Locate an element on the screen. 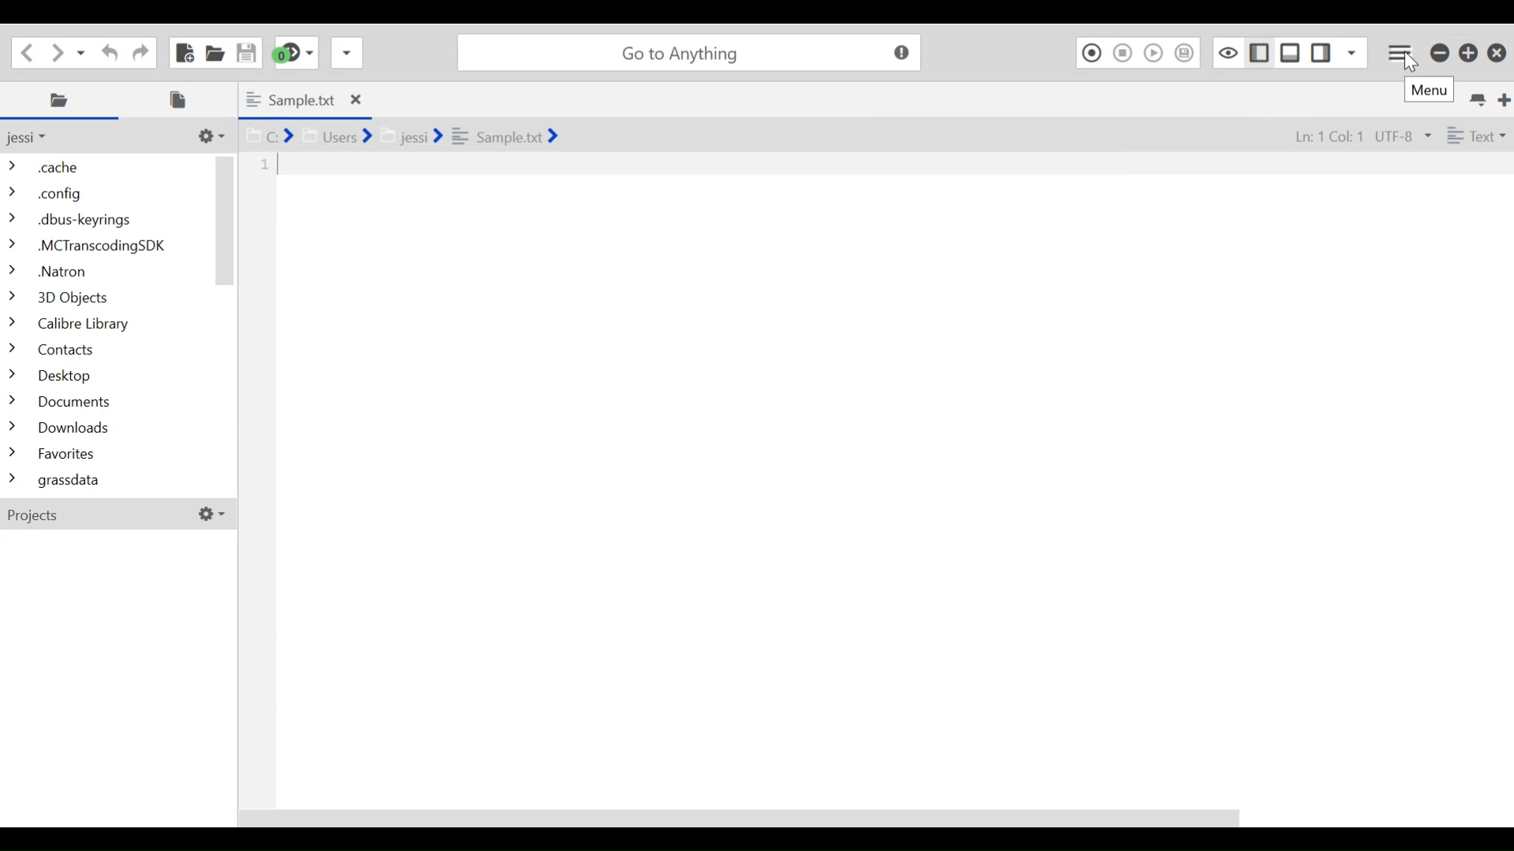 The width and height of the screenshot is (1514, 851). Application menu is located at coordinates (1401, 50).